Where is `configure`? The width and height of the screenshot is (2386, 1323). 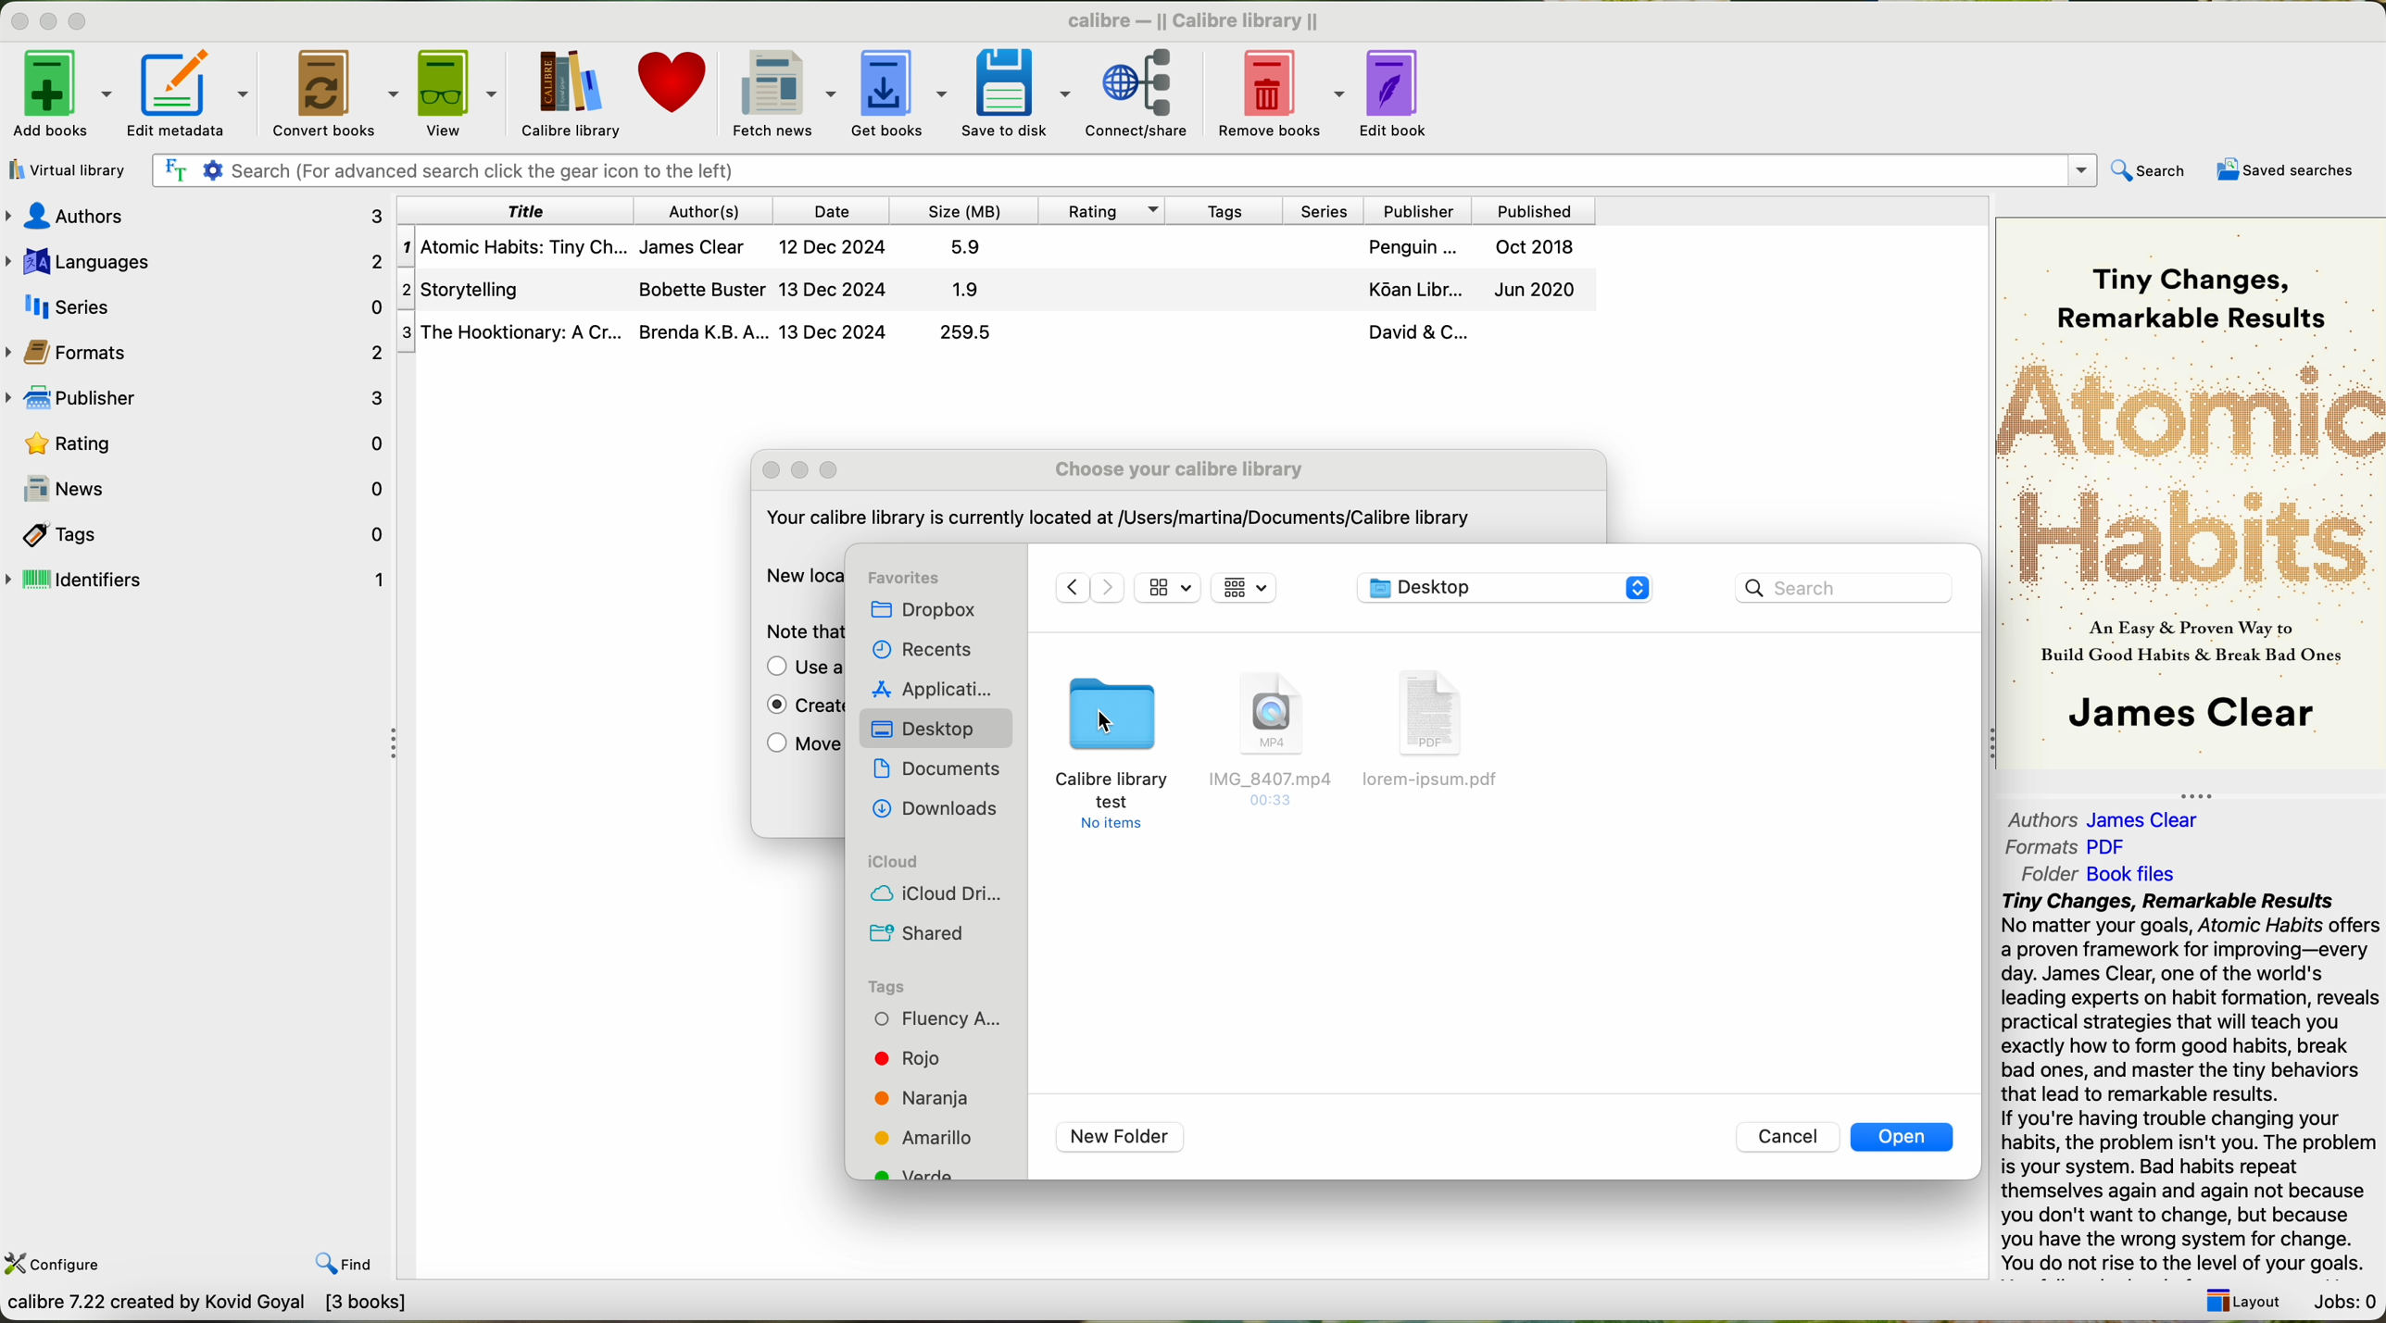 configure is located at coordinates (57, 1262).